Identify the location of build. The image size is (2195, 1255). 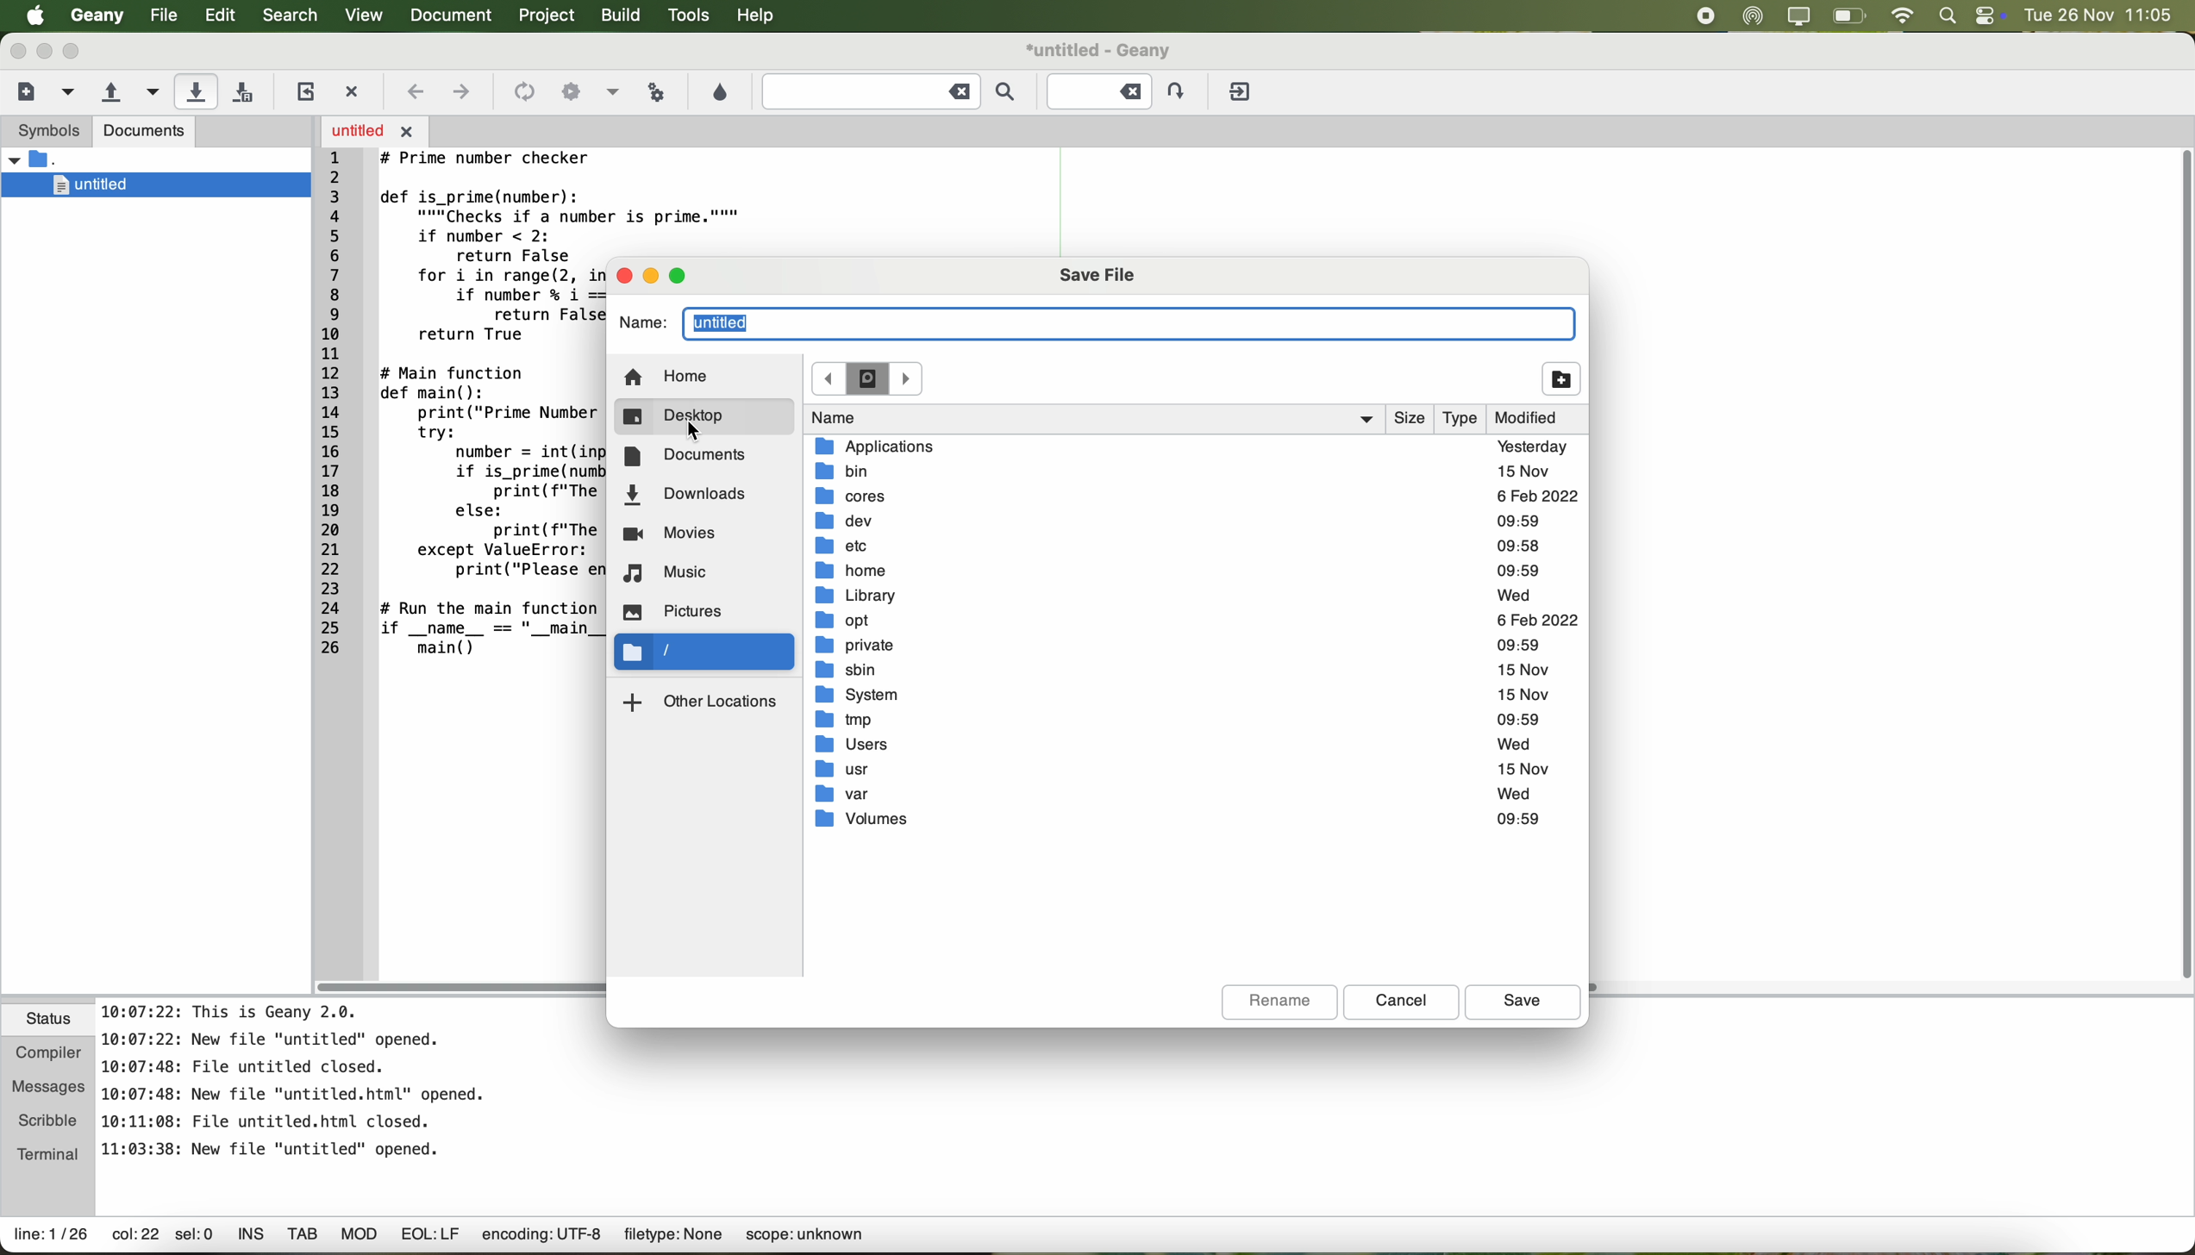
(622, 17).